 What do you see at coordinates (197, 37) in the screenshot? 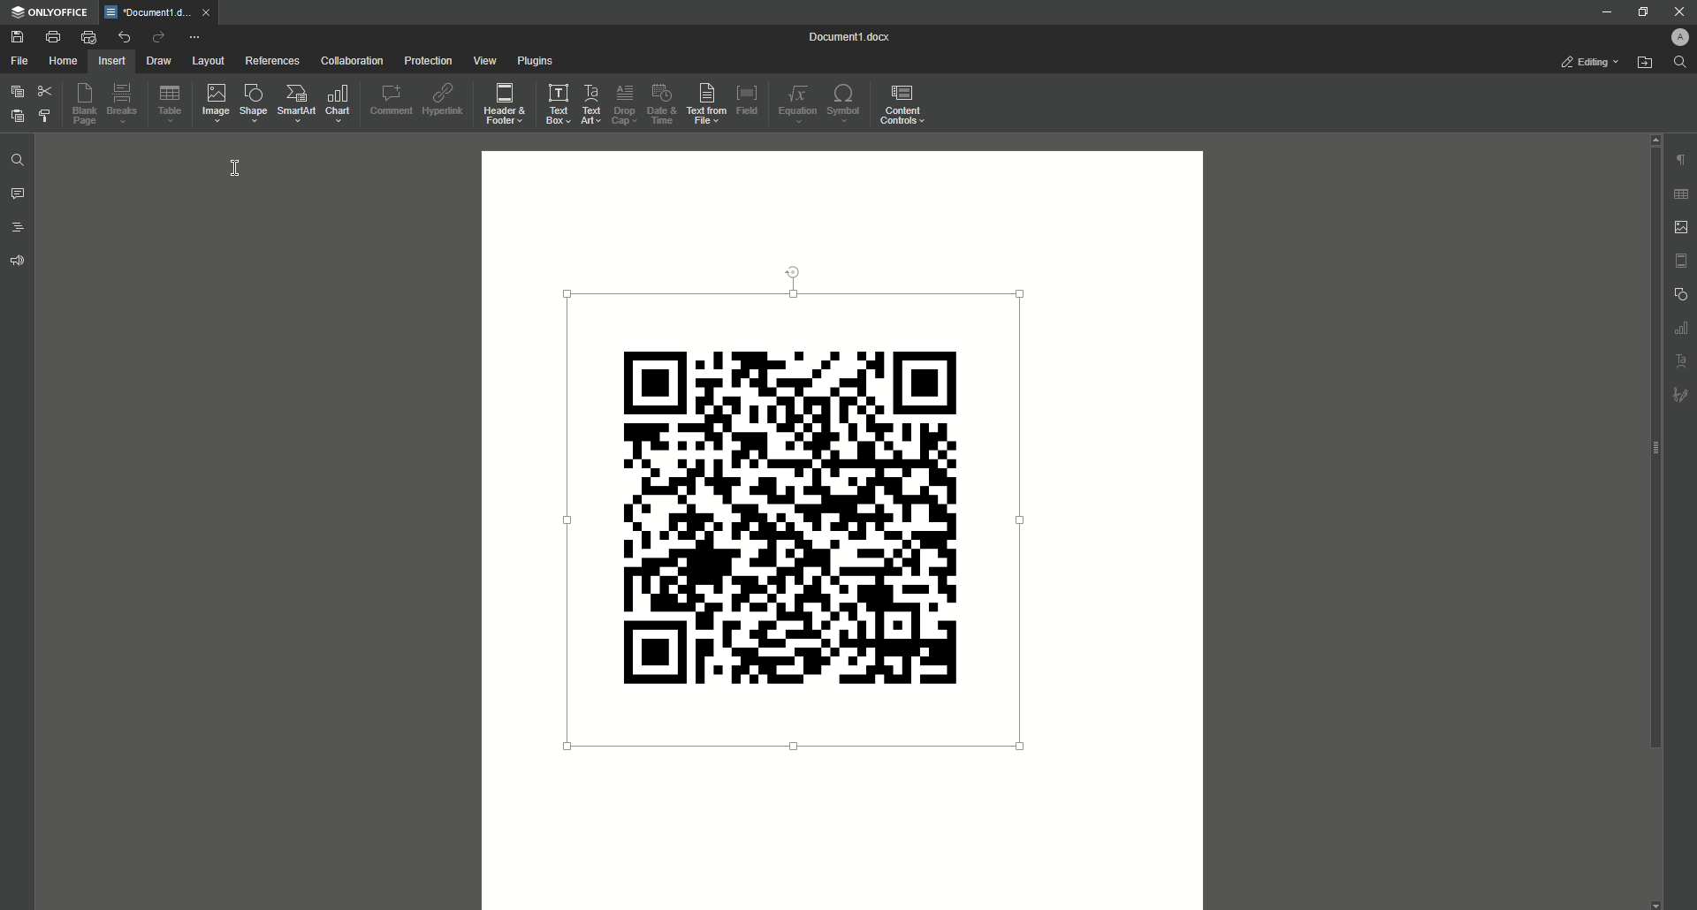
I see `More Options` at bounding box center [197, 37].